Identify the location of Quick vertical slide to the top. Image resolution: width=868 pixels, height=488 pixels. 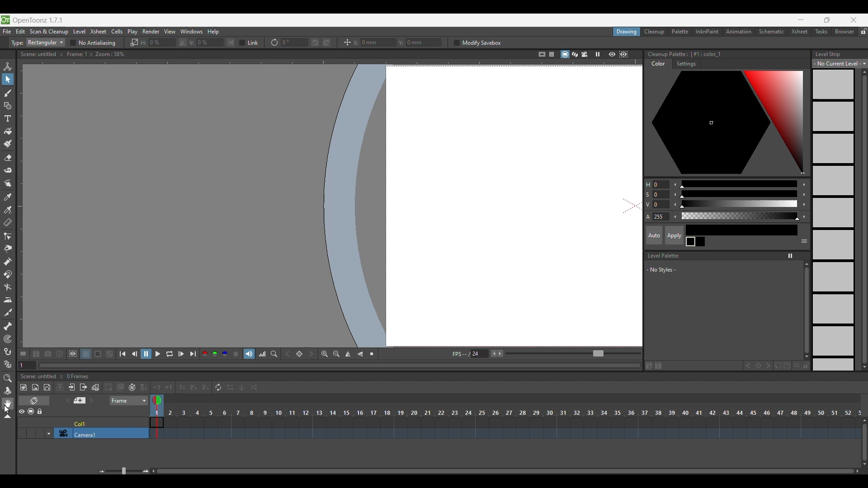
(807, 263).